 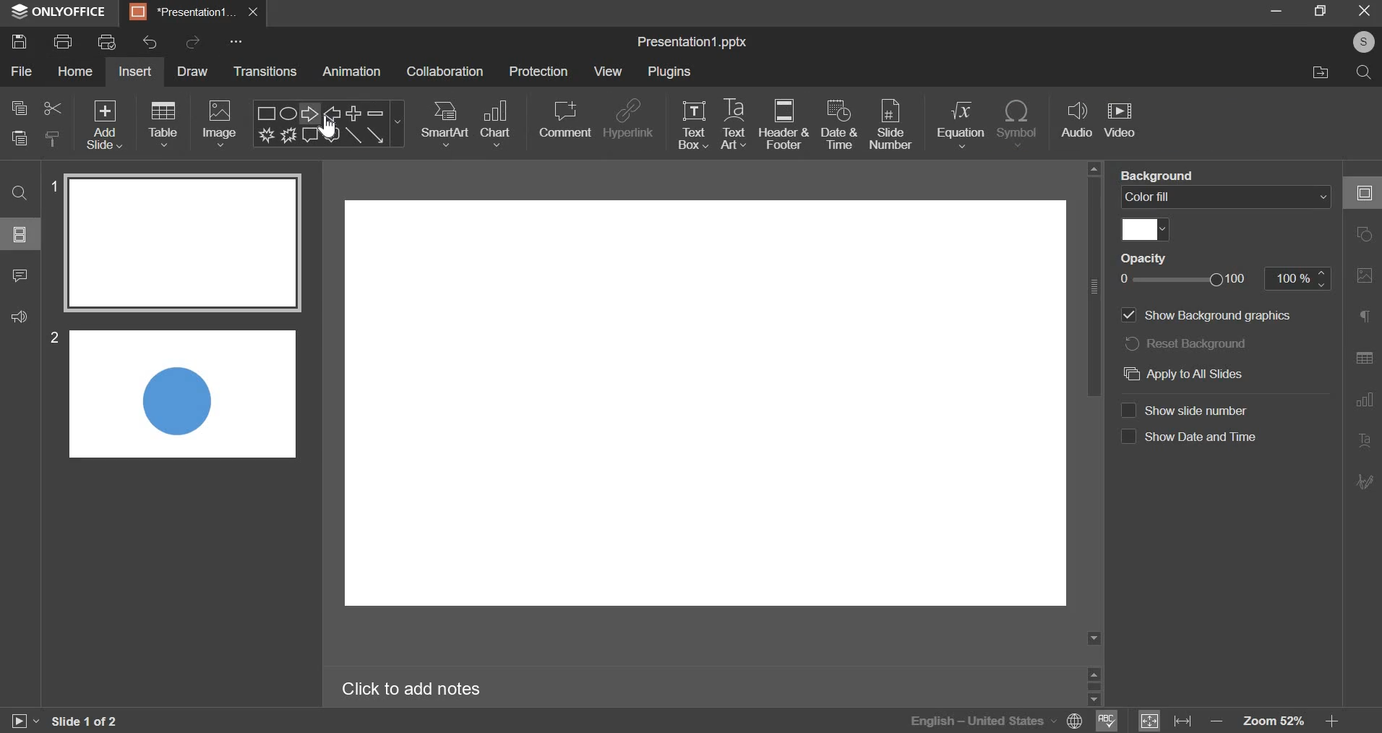 I want to click on fit to slide, so click(x=1151, y=721).